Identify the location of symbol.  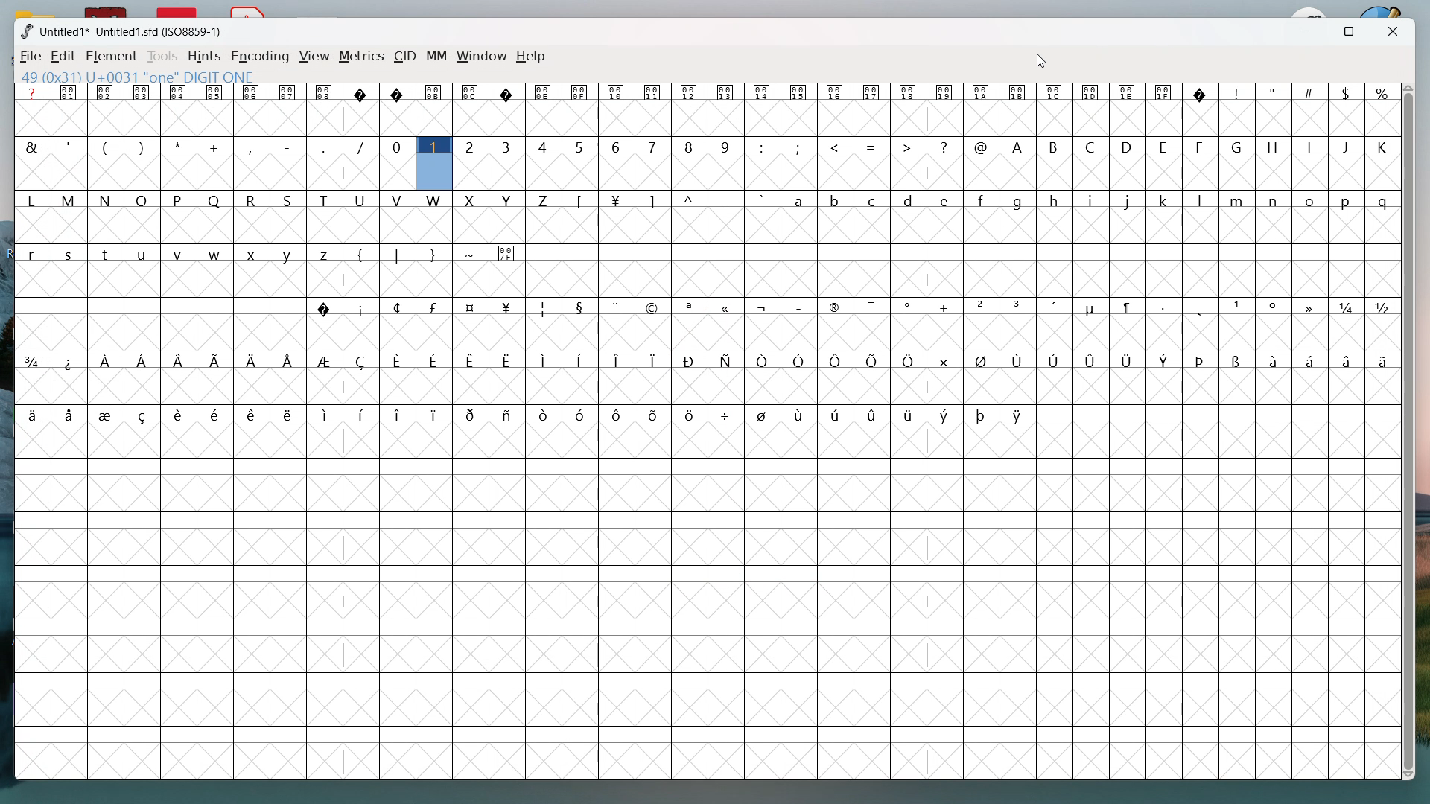
(874, 360).